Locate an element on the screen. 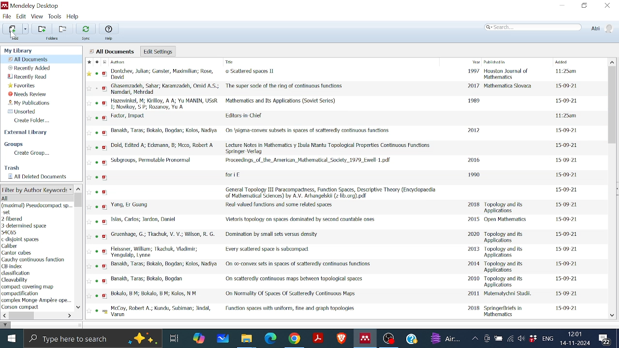  Title is located at coordinates (279, 205).